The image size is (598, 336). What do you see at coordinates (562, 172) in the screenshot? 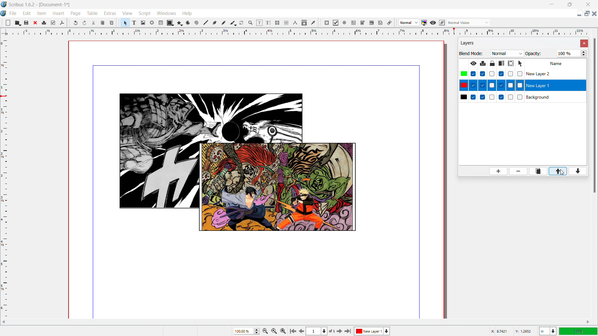
I see `cursor` at bounding box center [562, 172].